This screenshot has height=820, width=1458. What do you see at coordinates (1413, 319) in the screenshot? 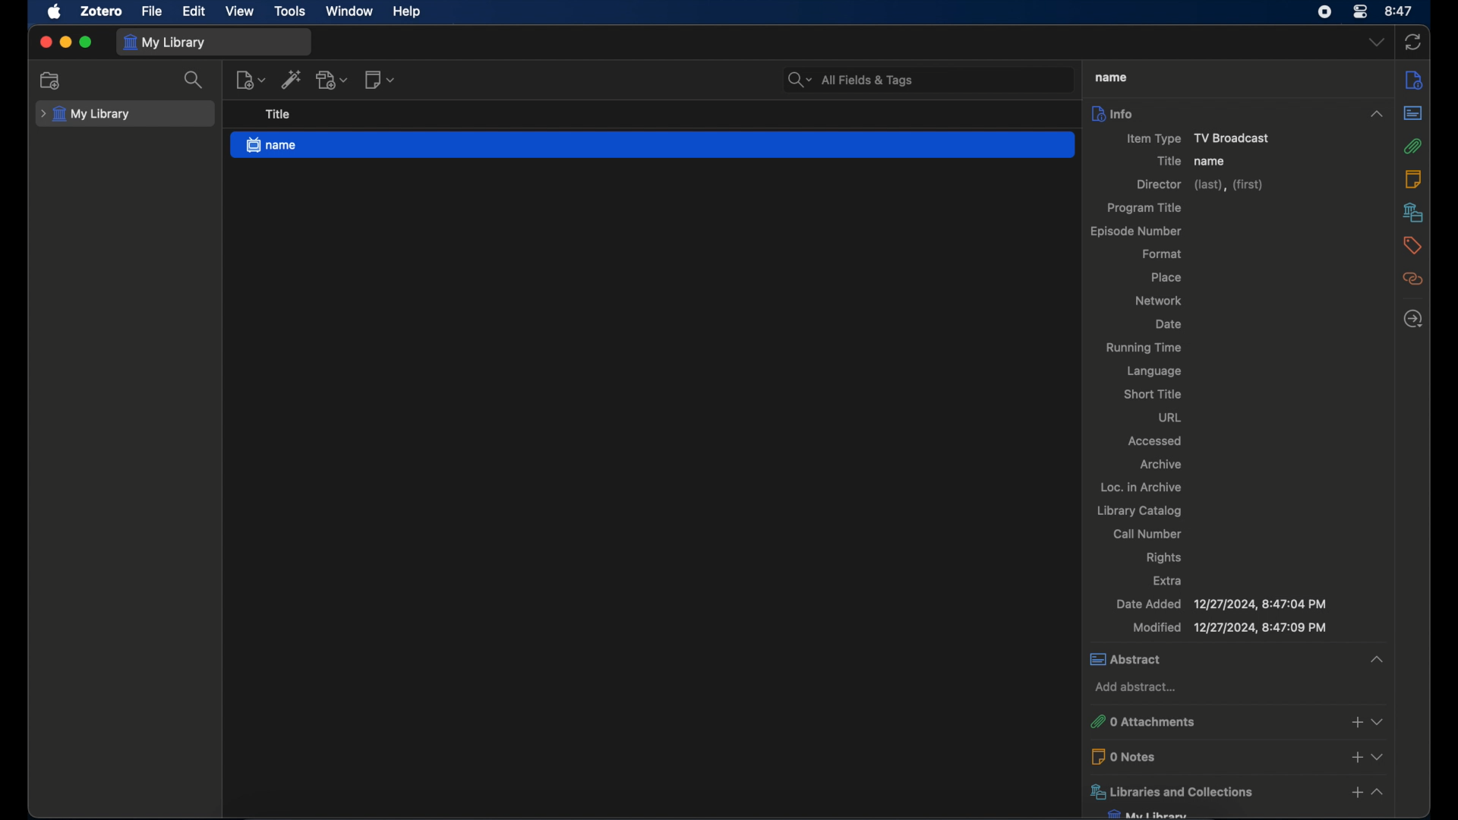
I see `locate` at bounding box center [1413, 319].